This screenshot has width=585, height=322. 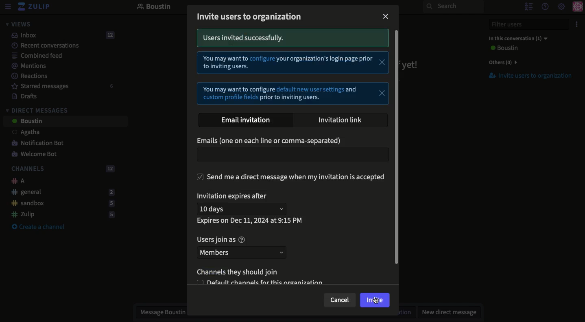 What do you see at coordinates (60, 204) in the screenshot?
I see `Sandbox` at bounding box center [60, 204].